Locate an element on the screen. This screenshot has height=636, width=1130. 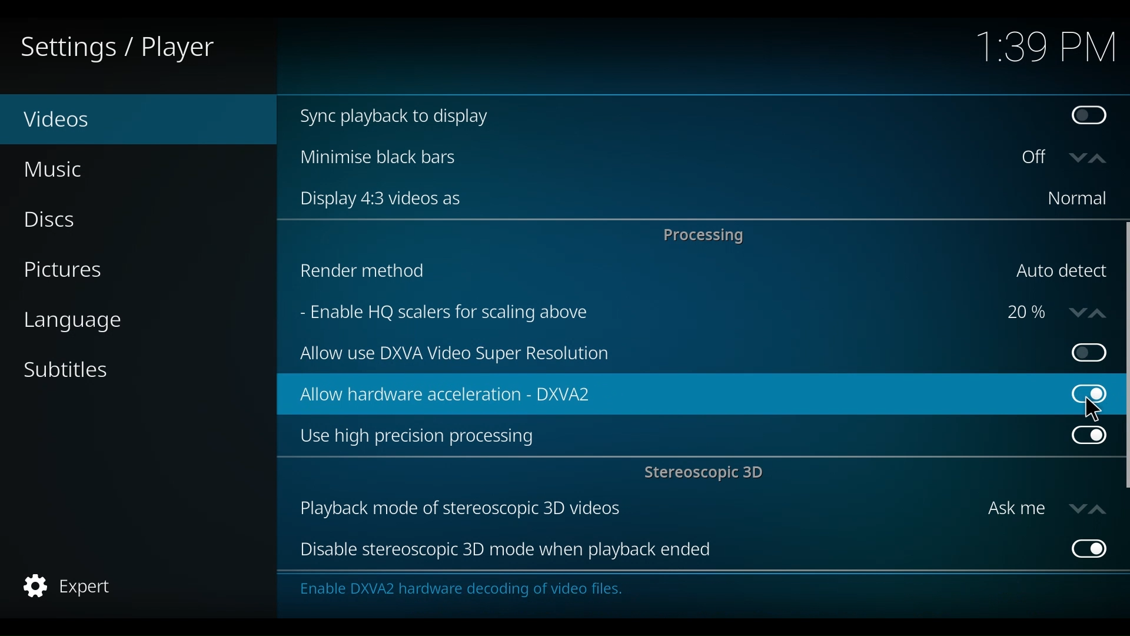
Videos is located at coordinates (82, 120).